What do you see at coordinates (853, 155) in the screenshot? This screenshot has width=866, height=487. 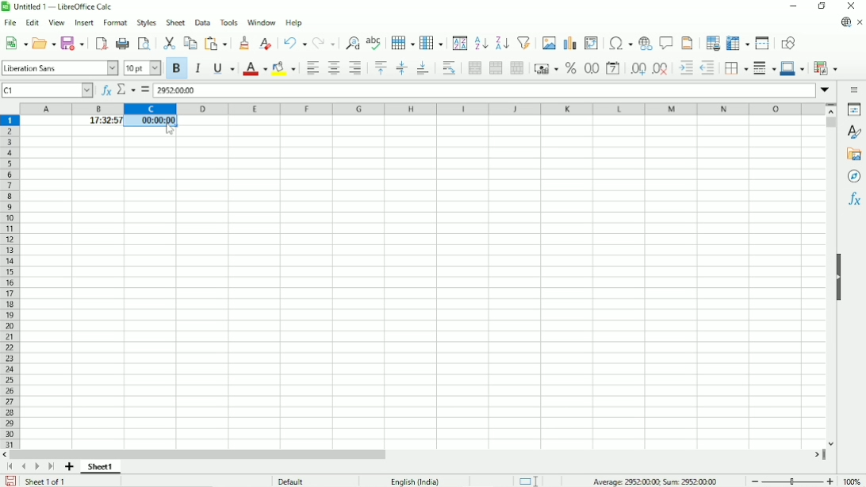 I see `Gallery` at bounding box center [853, 155].